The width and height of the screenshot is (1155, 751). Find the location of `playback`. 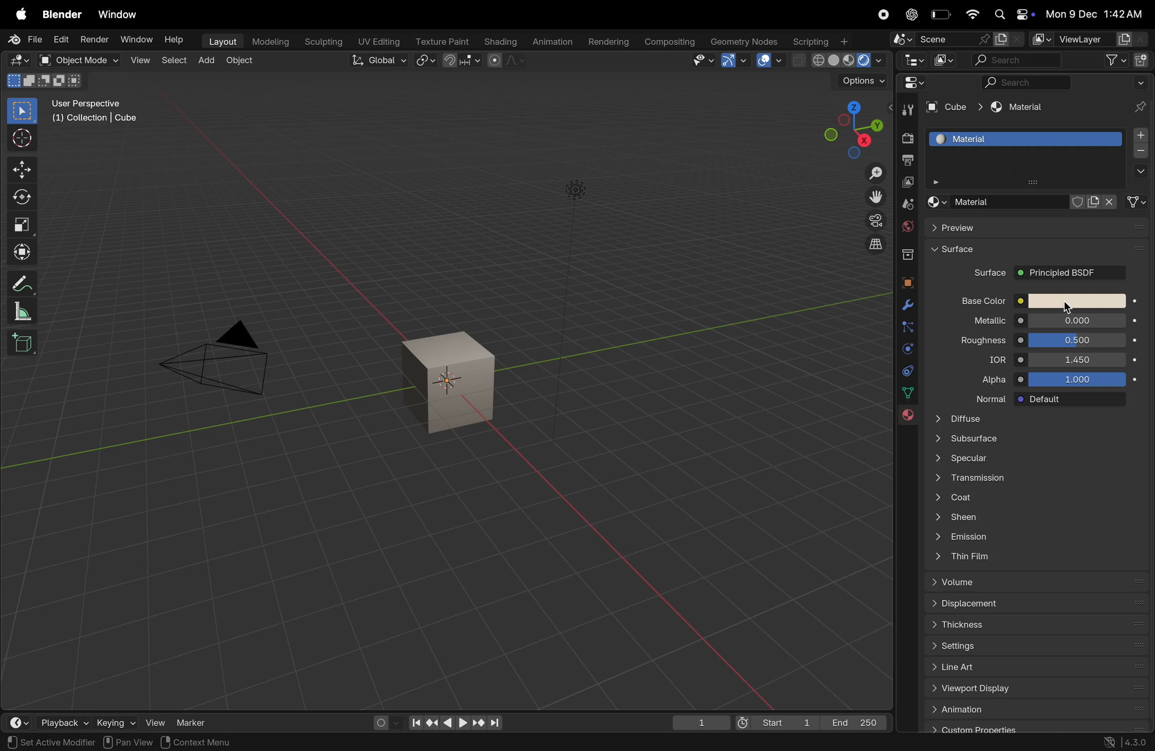

playback is located at coordinates (52, 720).